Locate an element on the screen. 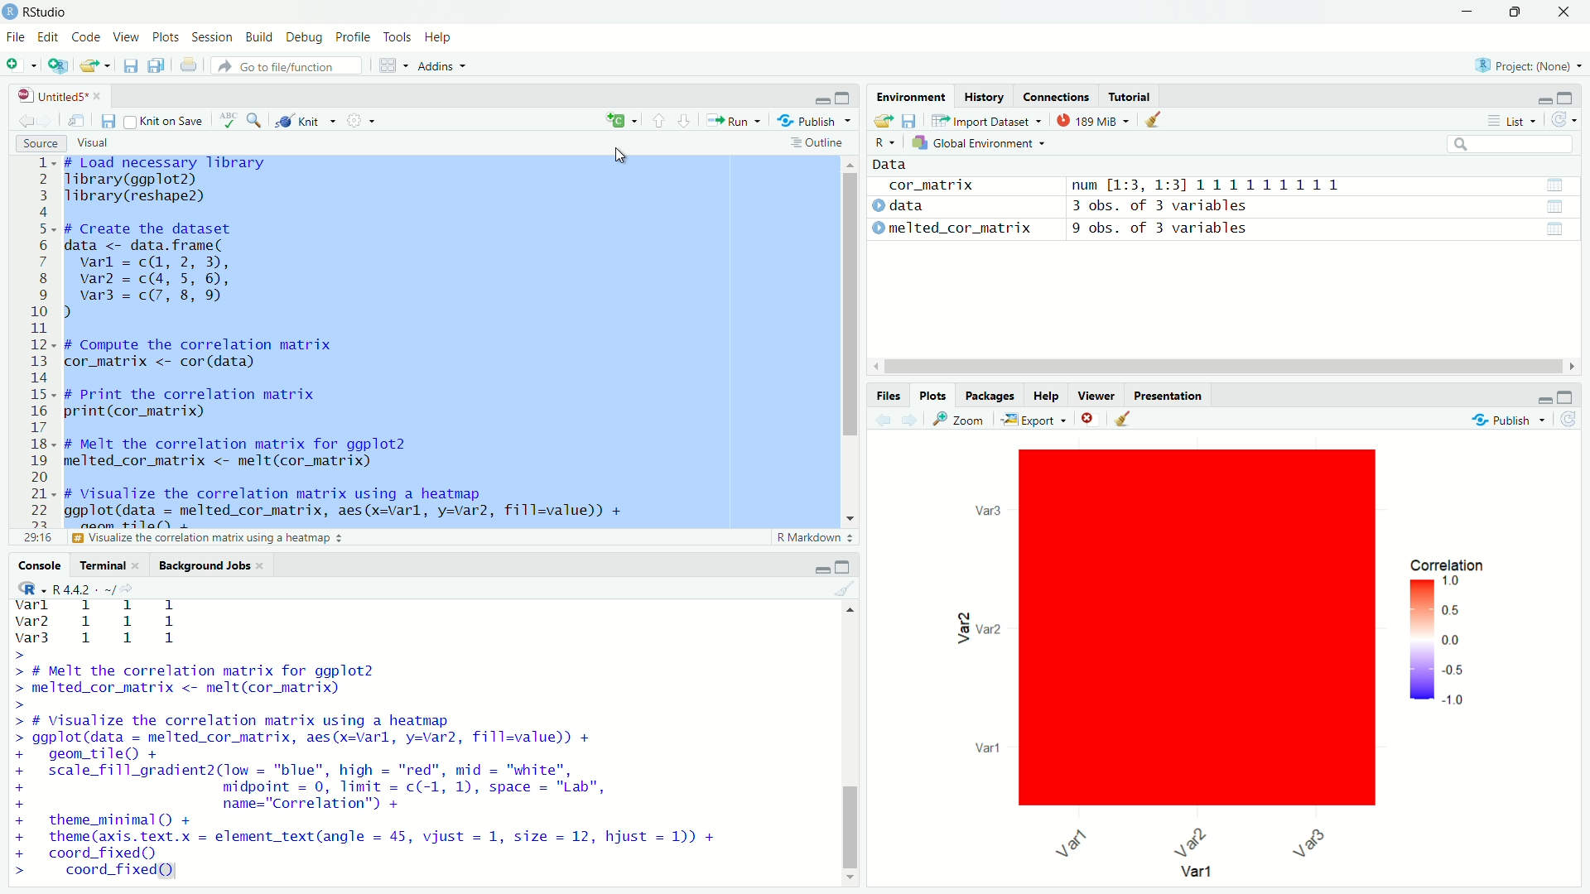 The image size is (1590, 894). import dataset is located at coordinates (987, 121).